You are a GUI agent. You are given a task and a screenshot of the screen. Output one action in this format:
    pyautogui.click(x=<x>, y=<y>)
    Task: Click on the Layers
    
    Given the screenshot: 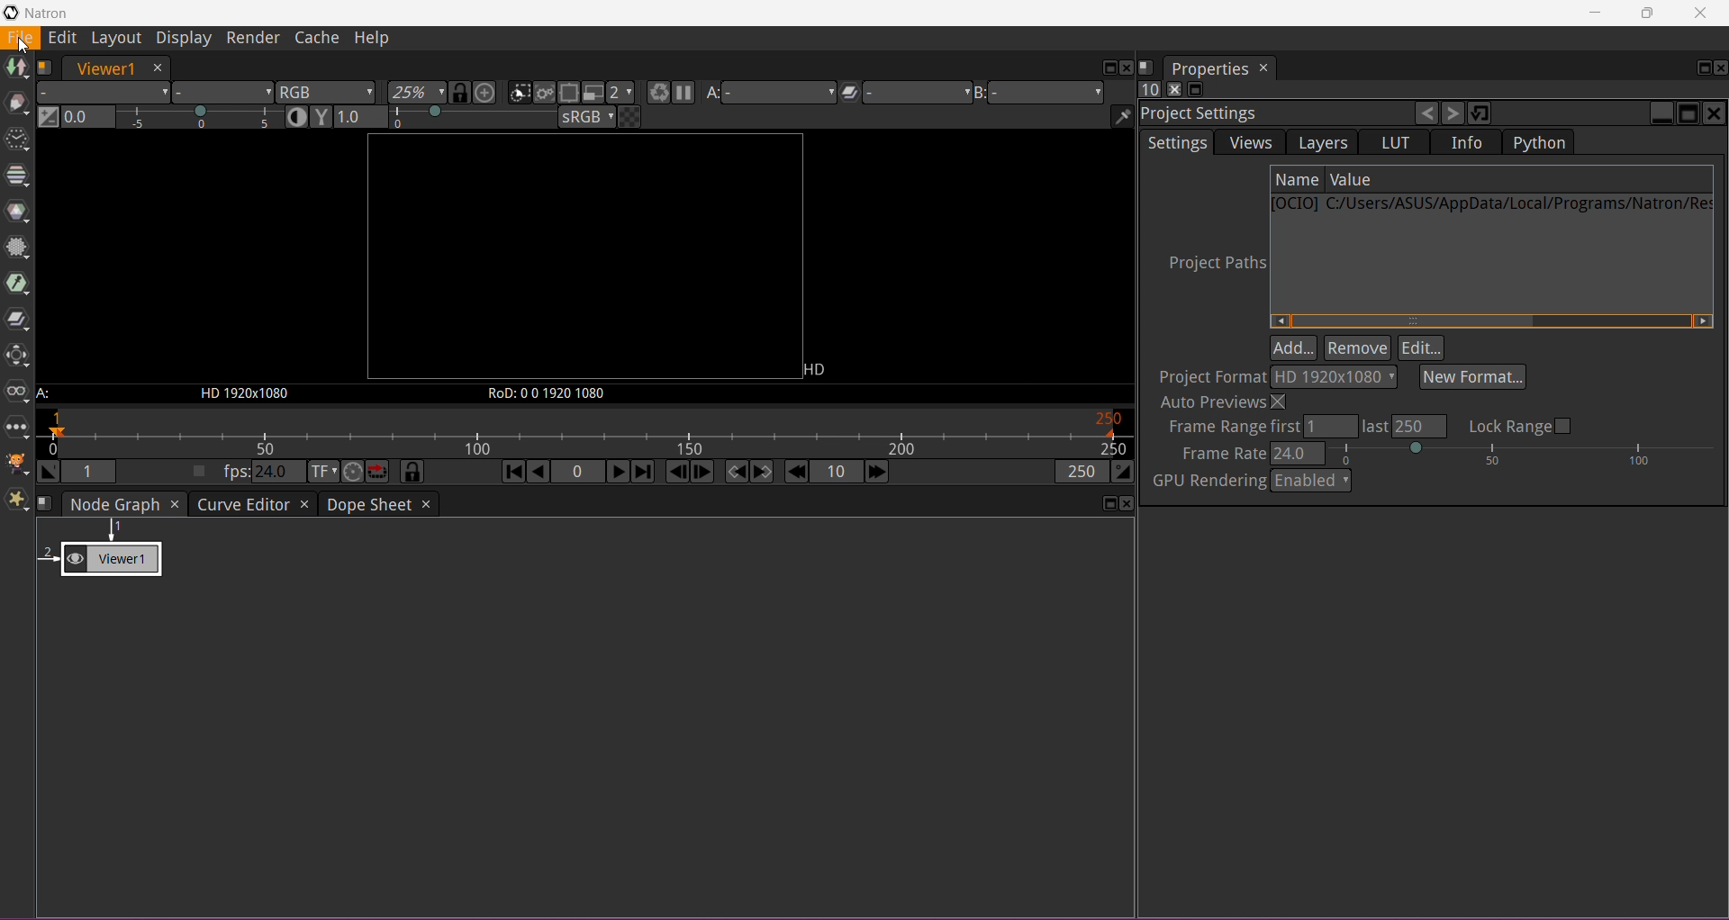 What is the action you would take?
    pyautogui.click(x=1324, y=144)
    